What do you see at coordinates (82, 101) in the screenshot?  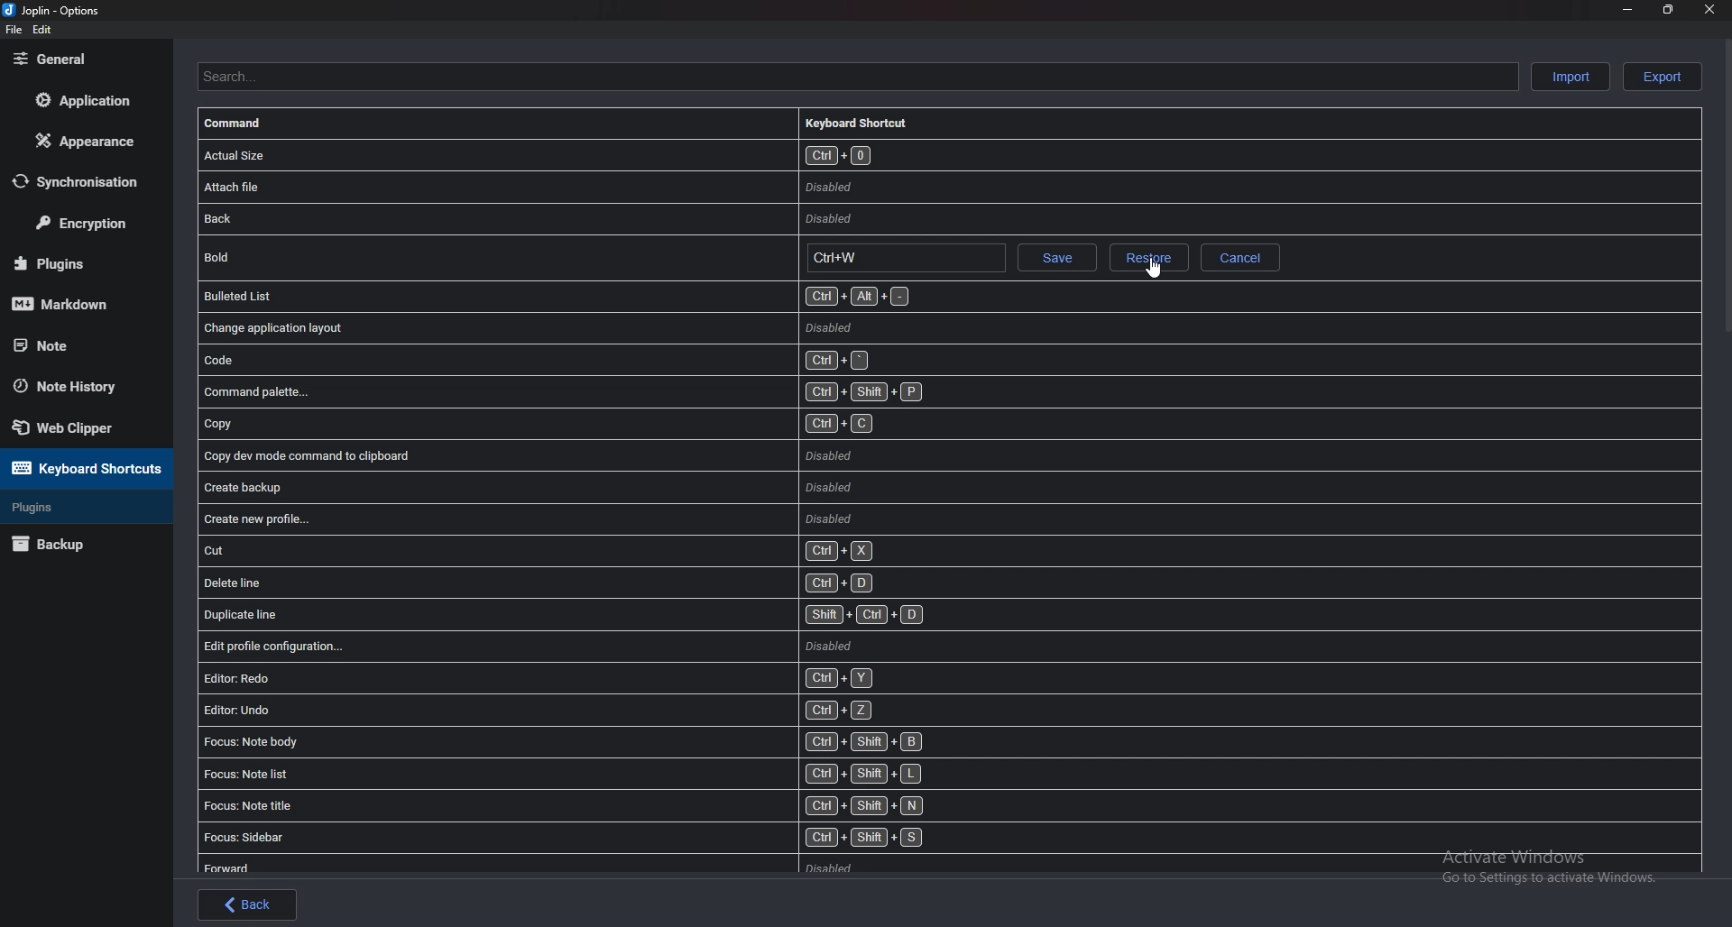 I see `Application` at bounding box center [82, 101].